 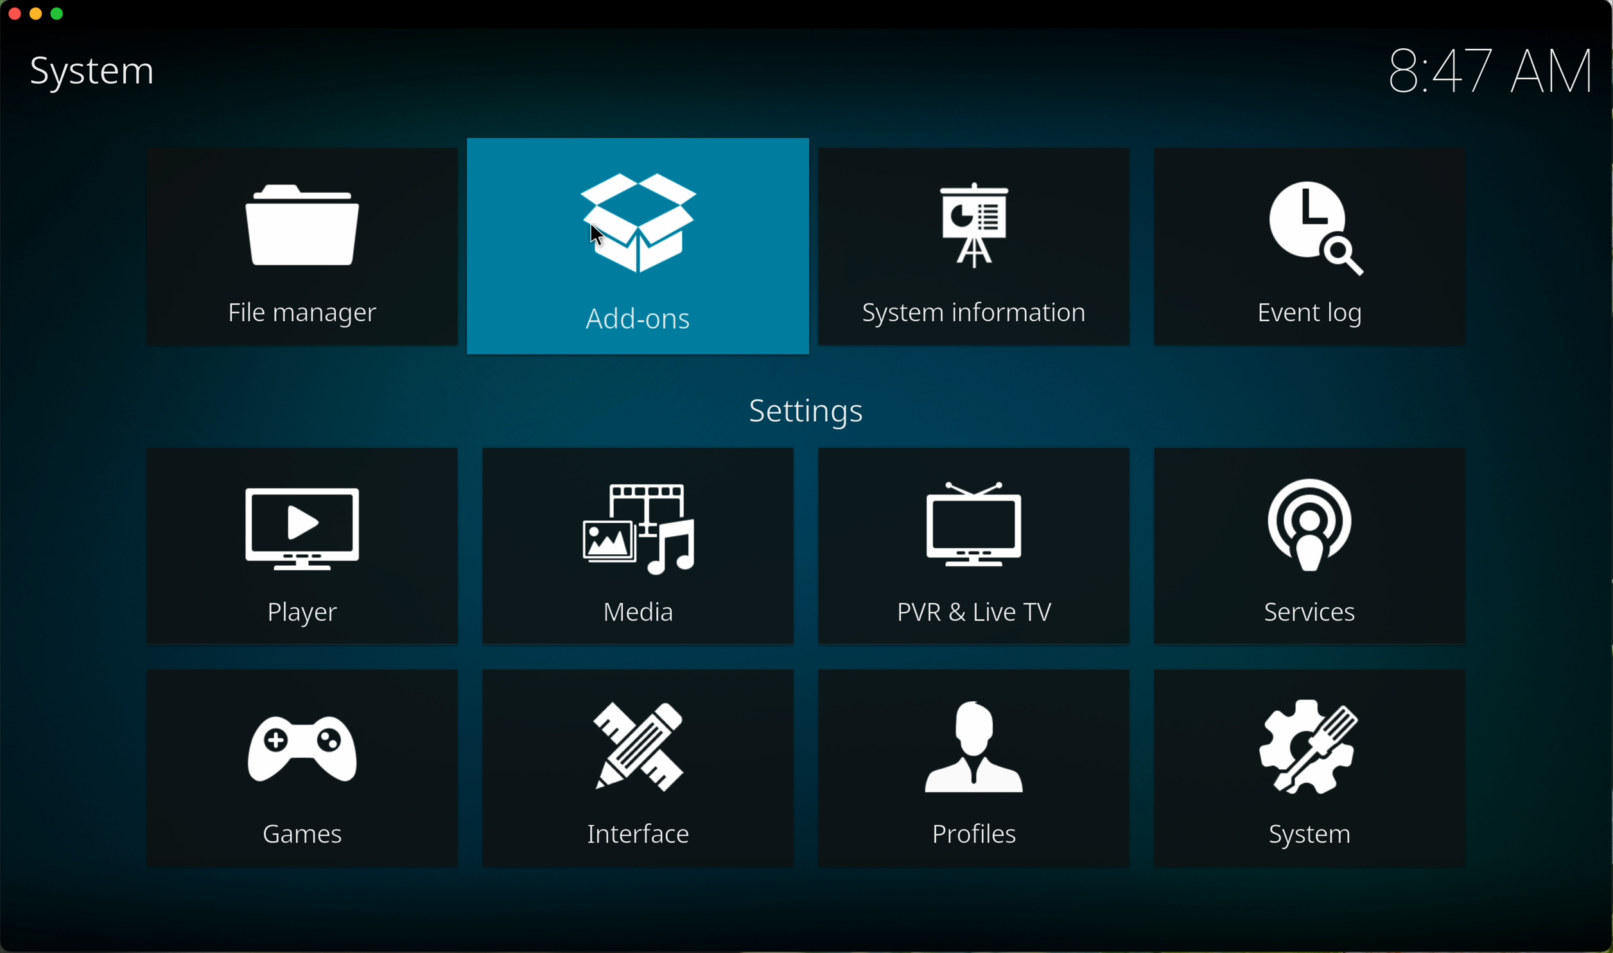 I want to click on maximize, so click(x=62, y=17).